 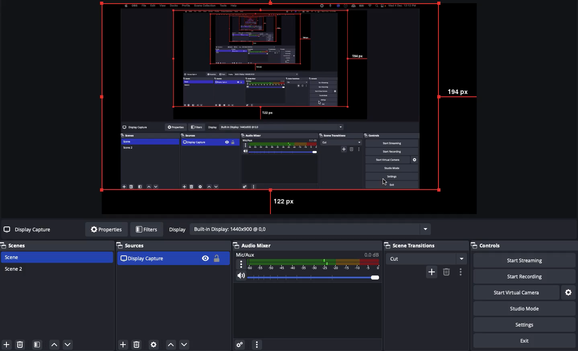 I want to click on 194 px, so click(x=464, y=92).